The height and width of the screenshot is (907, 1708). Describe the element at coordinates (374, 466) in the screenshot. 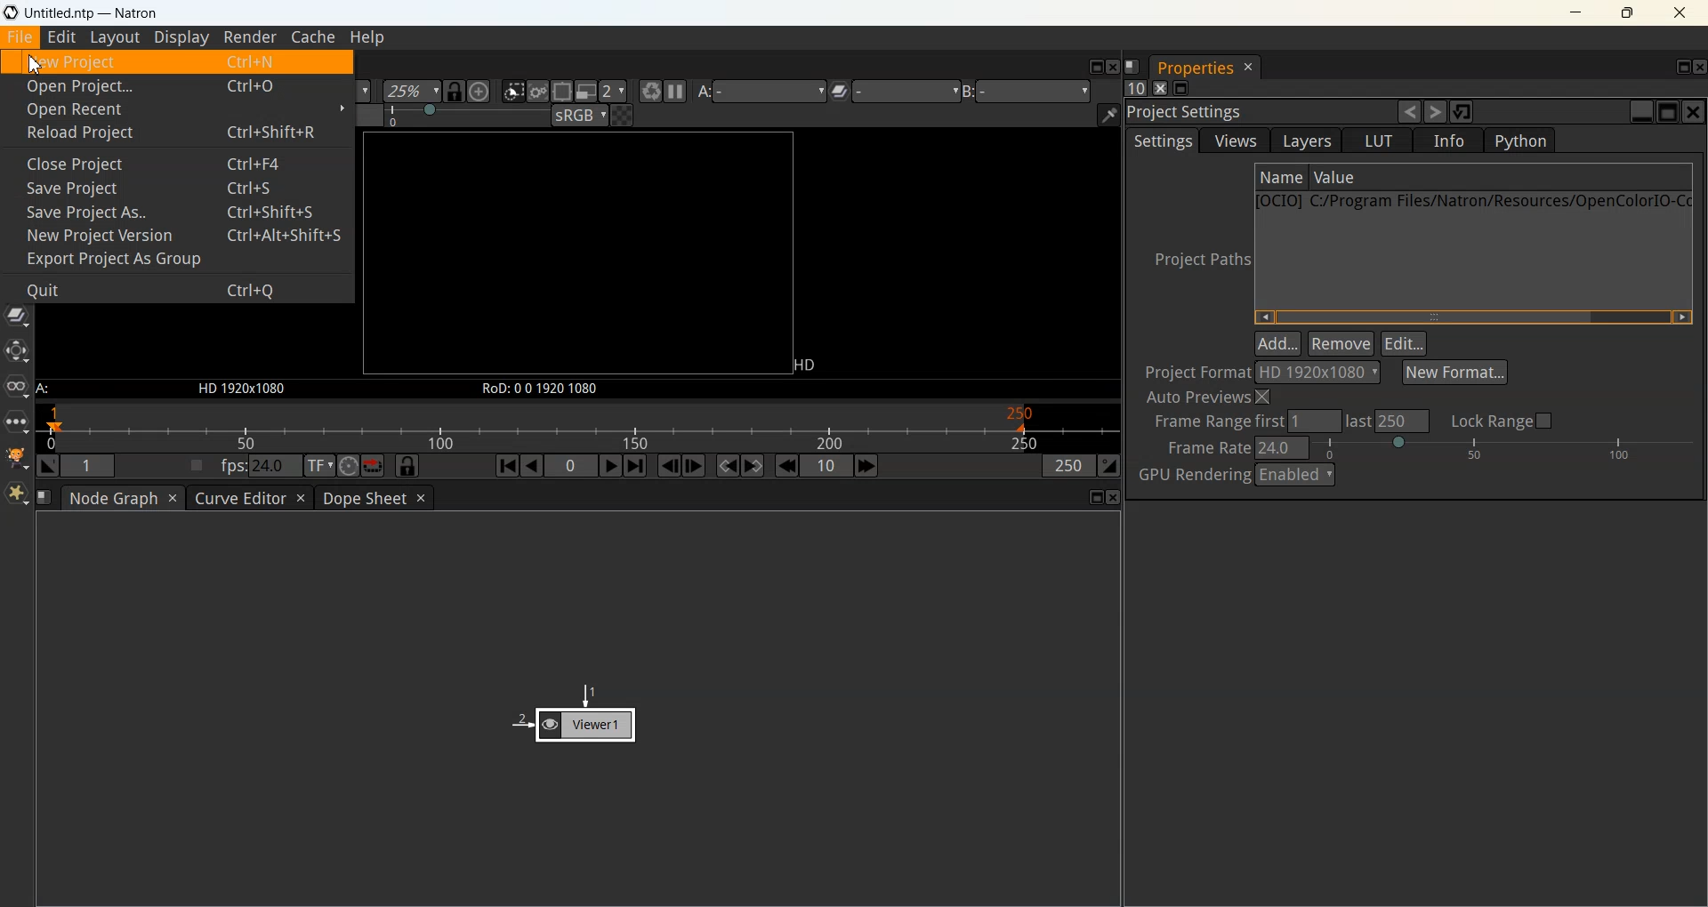

I see `Loop, bounce or stop ` at that location.